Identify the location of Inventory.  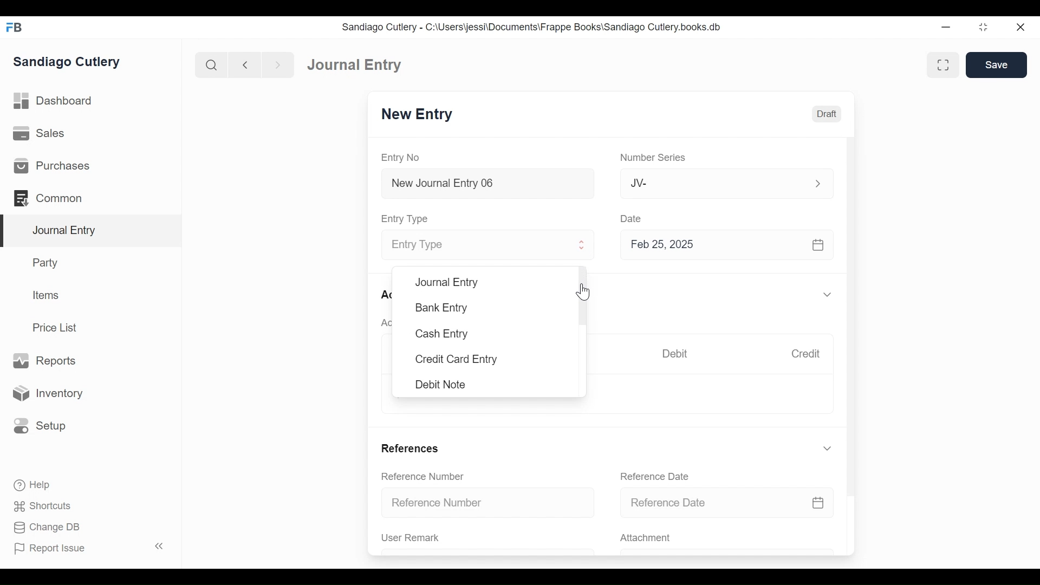
(46, 394).